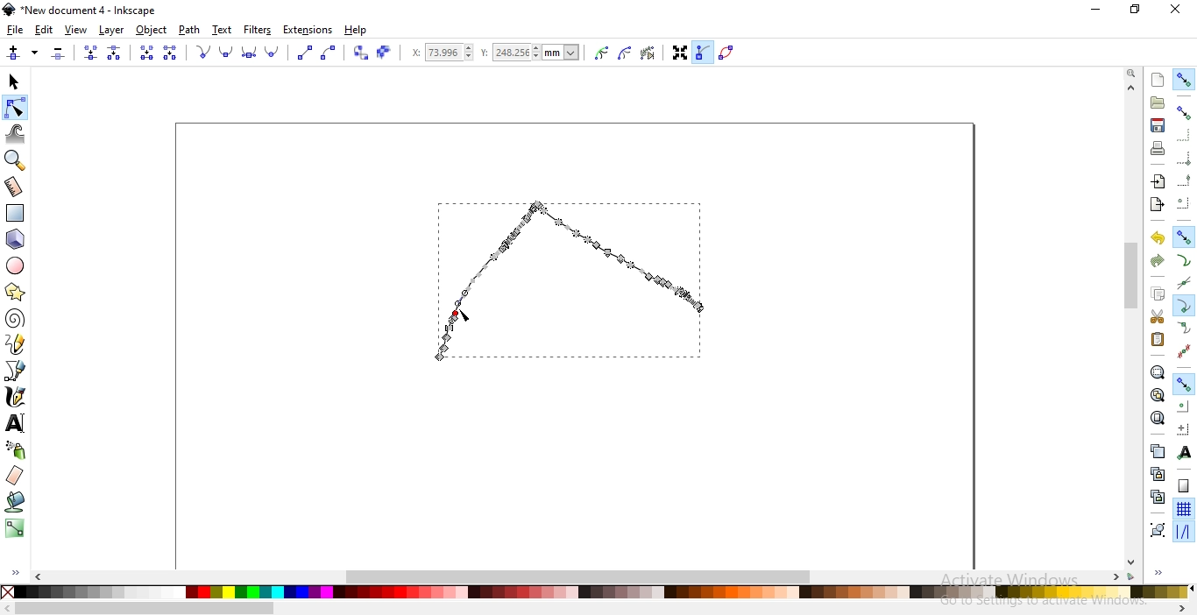  What do you see at coordinates (89, 11) in the screenshot?
I see `new document 4 - Inkscape` at bounding box center [89, 11].